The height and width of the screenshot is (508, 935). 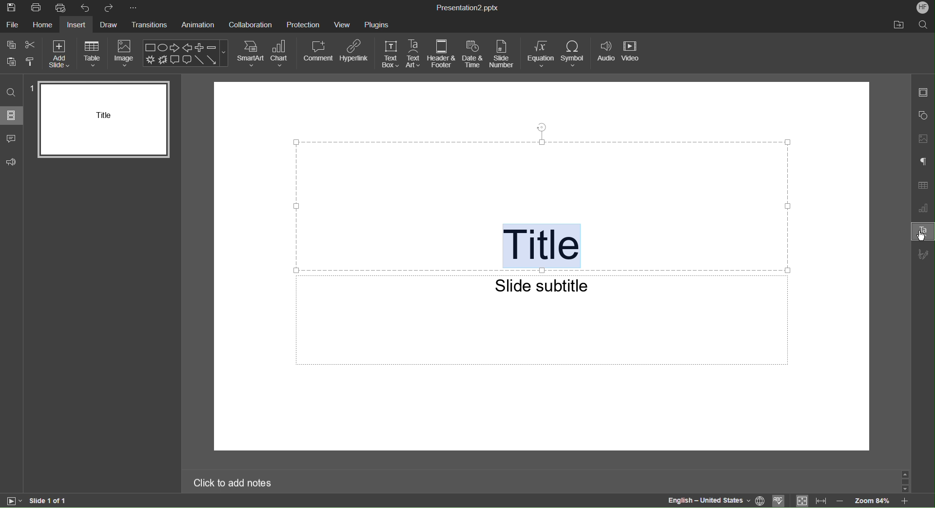 What do you see at coordinates (897, 26) in the screenshot?
I see `Open File Location` at bounding box center [897, 26].